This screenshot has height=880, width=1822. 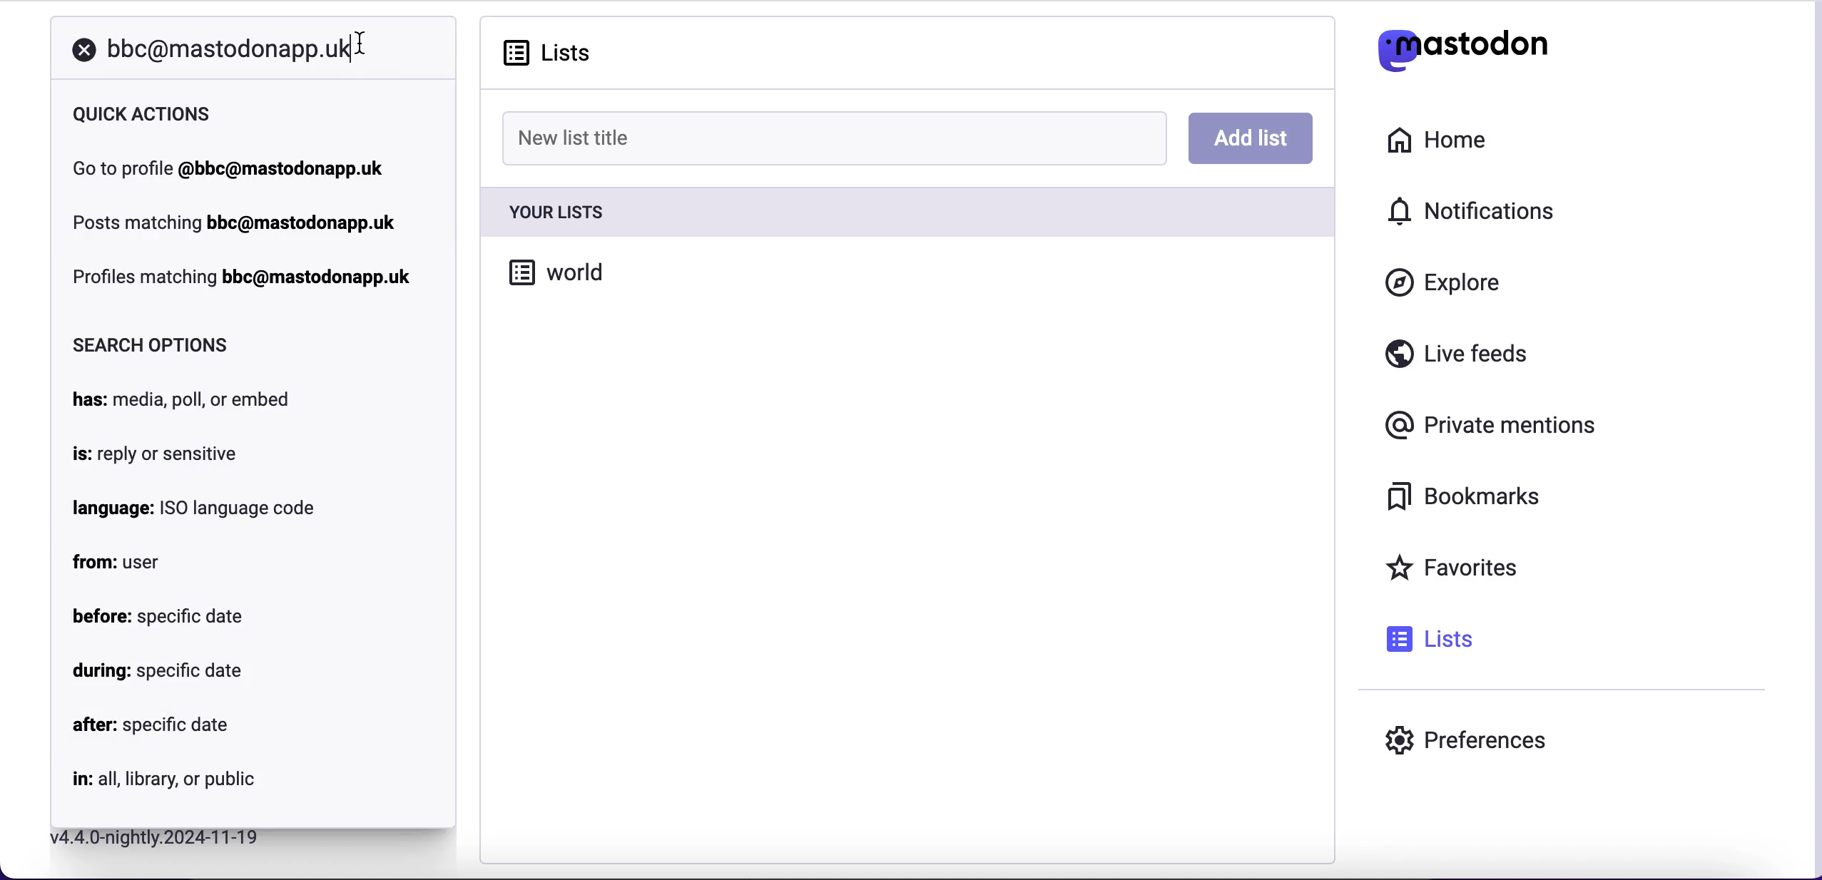 I want to click on post matching, so click(x=233, y=221).